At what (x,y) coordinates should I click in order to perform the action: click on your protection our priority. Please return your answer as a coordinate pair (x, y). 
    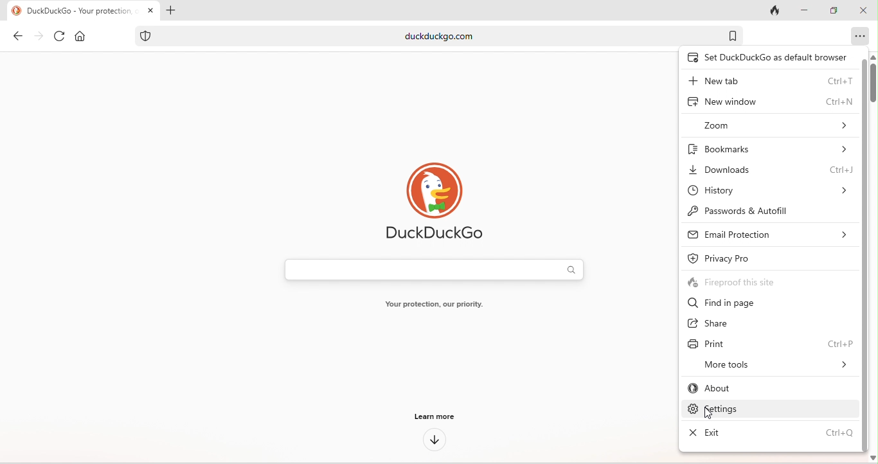
    Looking at the image, I should click on (439, 305).